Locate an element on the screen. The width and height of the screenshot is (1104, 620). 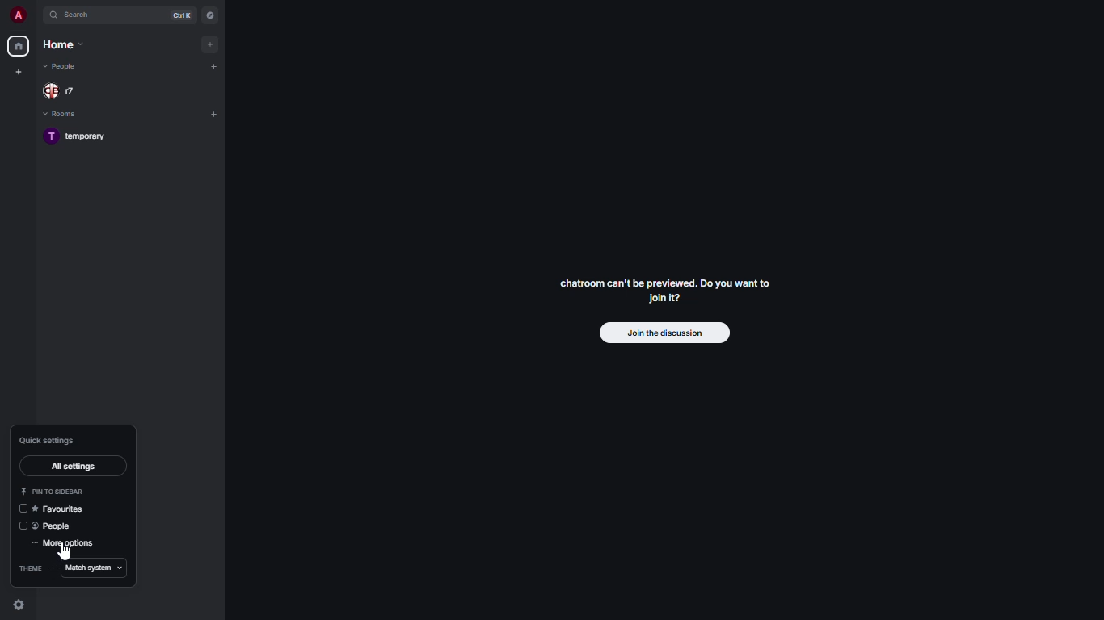
all settings is located at coordinates (73, 465).